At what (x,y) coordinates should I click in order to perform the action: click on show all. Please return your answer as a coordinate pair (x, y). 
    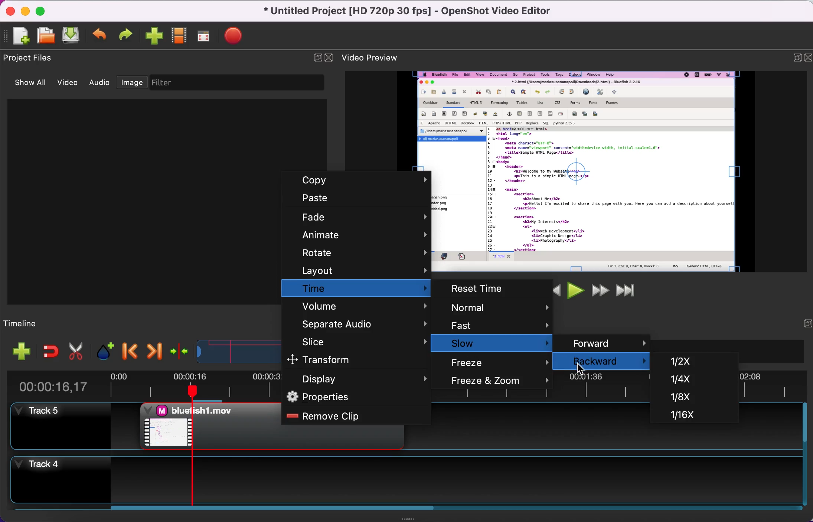
    Looking at the image, I should click on (33, 84).